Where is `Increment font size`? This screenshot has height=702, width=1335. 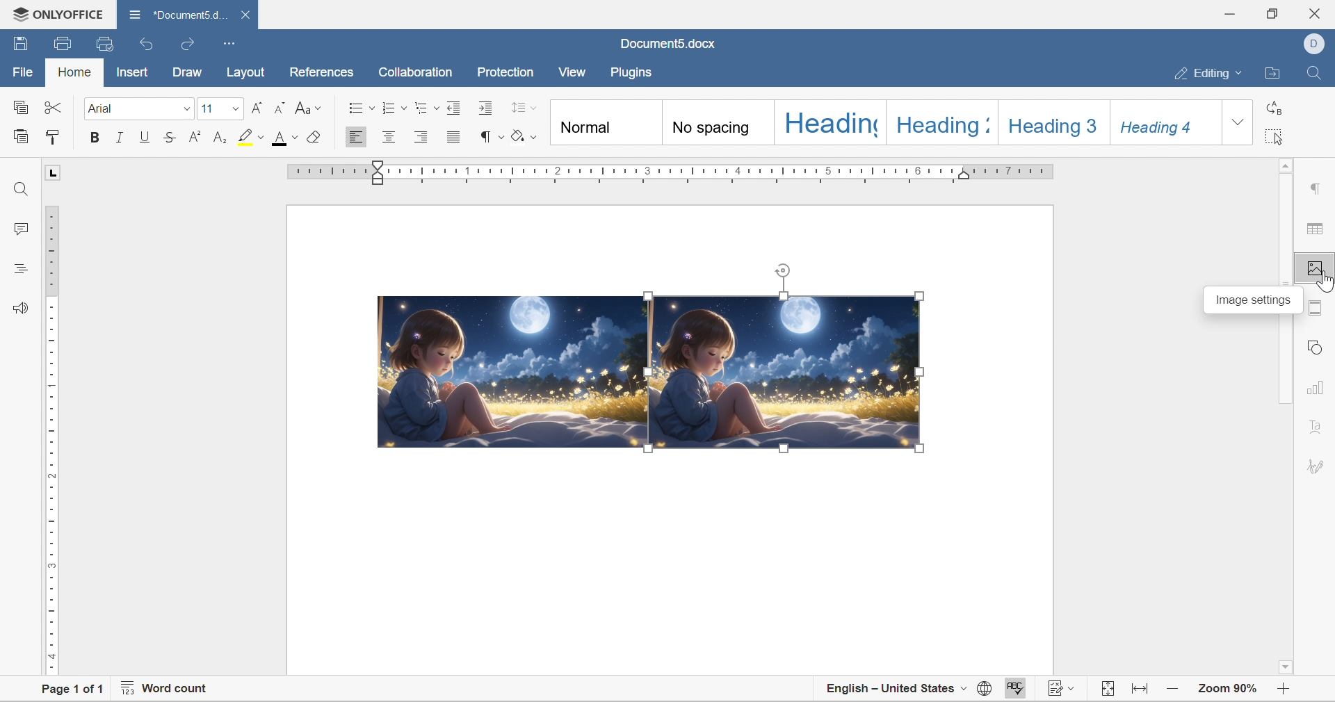
Increment font size is located at coordinates (255, 107).